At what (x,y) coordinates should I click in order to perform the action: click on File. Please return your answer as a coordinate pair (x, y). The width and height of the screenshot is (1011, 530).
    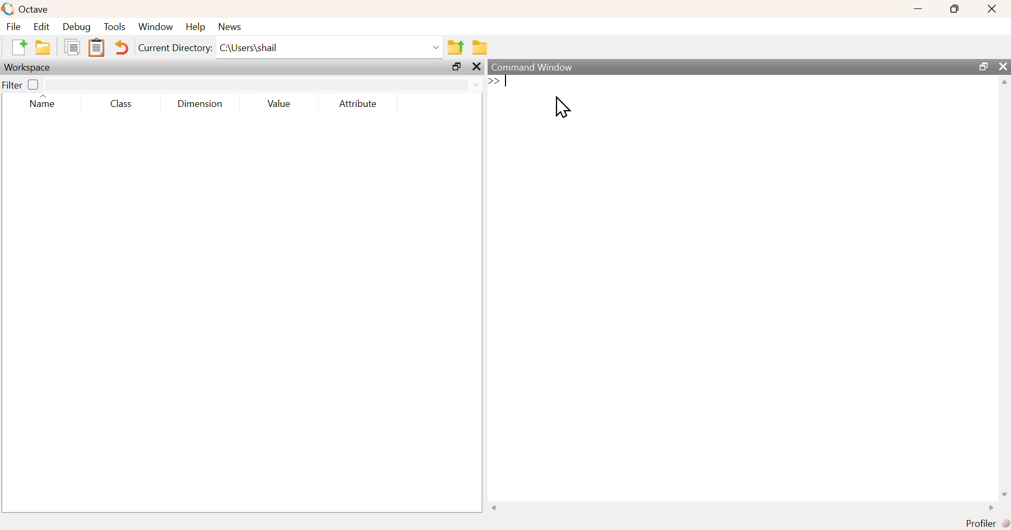
    Looking at the image, I should click on (13, 26).